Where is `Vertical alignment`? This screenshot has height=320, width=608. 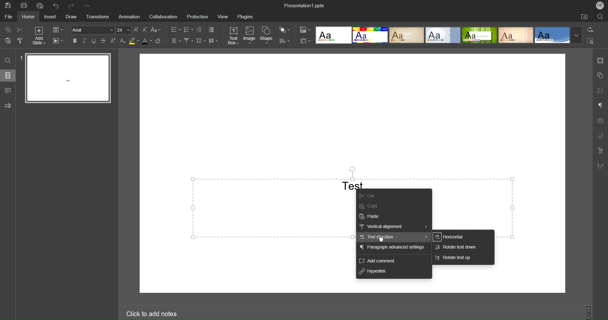 Vertical alignment is located at coordinates (394, 227).